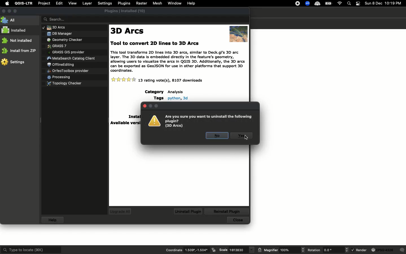  What do you see at coordinates (72, 57) in the screenshot?
I see `Plugins` at bounding box center [72, 57].